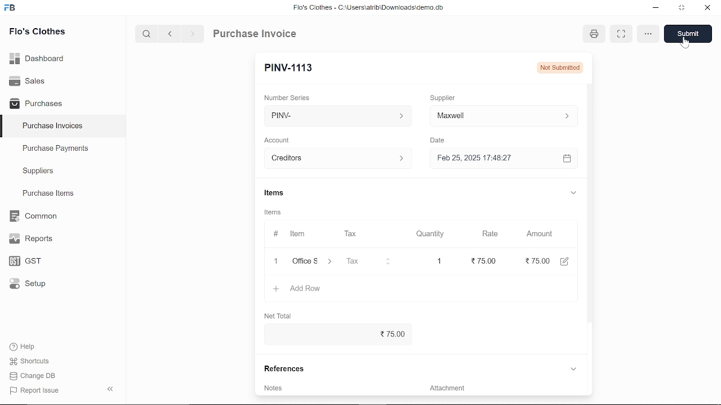 The image size is (721, 405). Describe the element at coordinates (706, 9) in the screenshot. I see `close` at that location.